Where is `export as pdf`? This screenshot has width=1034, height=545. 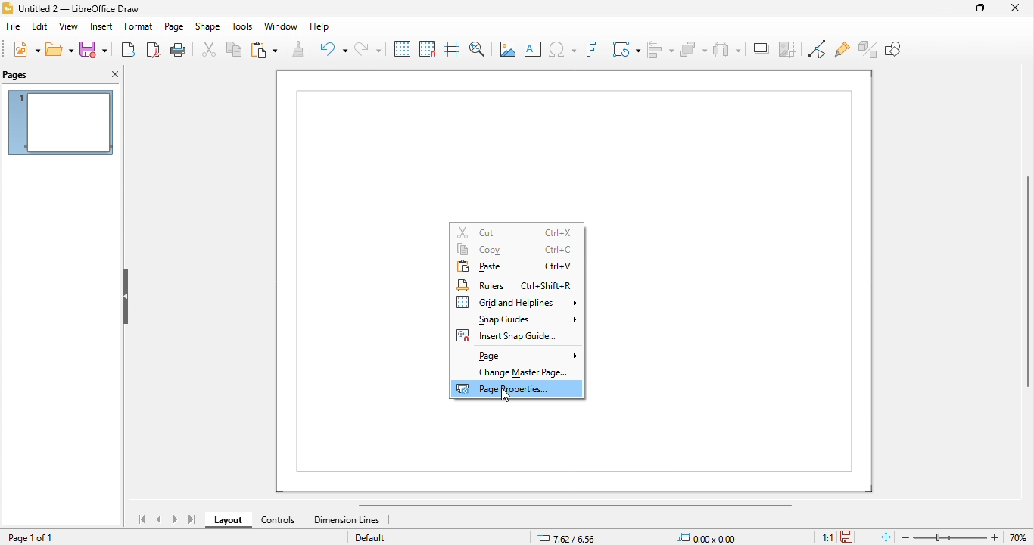 export as pdf is located at coordinates (154, 50).